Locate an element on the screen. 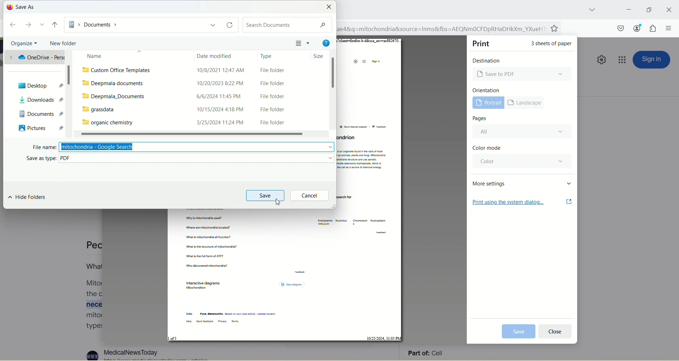  portrait is located at coordinates (489, 103).